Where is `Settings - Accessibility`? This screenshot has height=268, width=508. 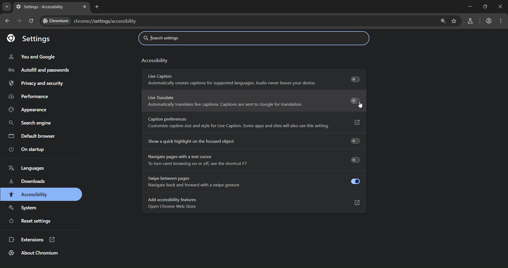
Settings - Accessibility is located at coordinates (40, 7).